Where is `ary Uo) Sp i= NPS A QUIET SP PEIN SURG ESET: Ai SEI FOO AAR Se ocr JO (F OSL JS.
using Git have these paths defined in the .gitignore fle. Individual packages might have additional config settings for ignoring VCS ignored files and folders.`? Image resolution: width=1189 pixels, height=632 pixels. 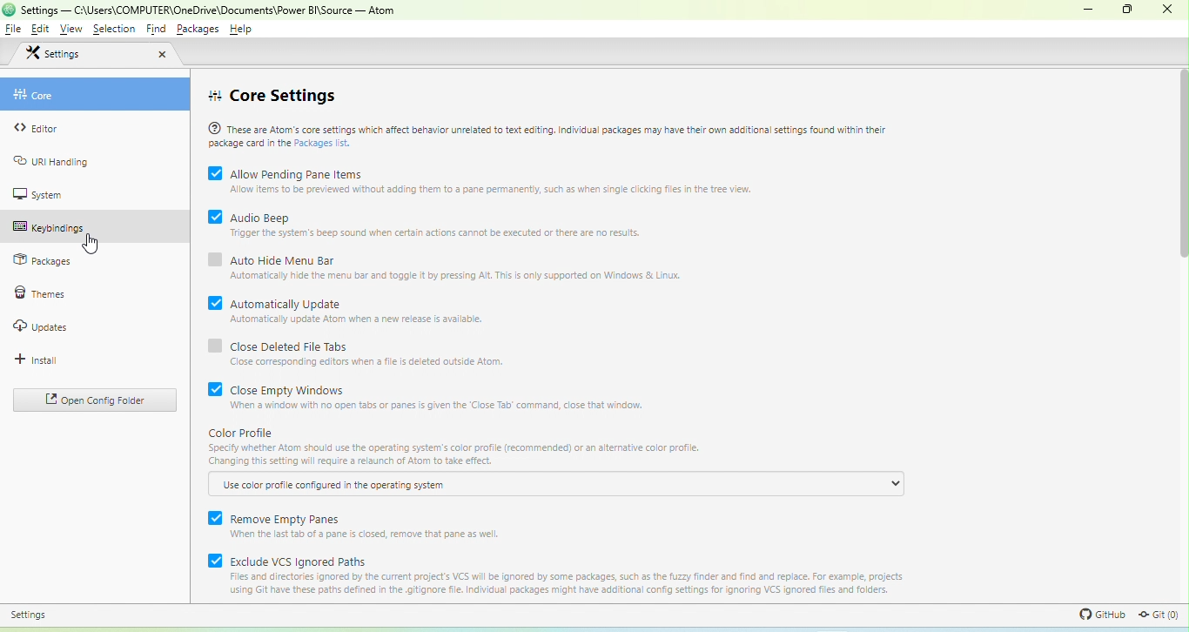
ary Uo) Sp i= NPS A QUIET SP PEIN SURG ESET: Ai SEI FOO AAR Se ocr JO (F OSL JS.
using Git have these paths defined in the .gitignore fle. Individual packages might have additional config settings for ignoring VCS ignored files and folders. is located at coordinates (561, 585).